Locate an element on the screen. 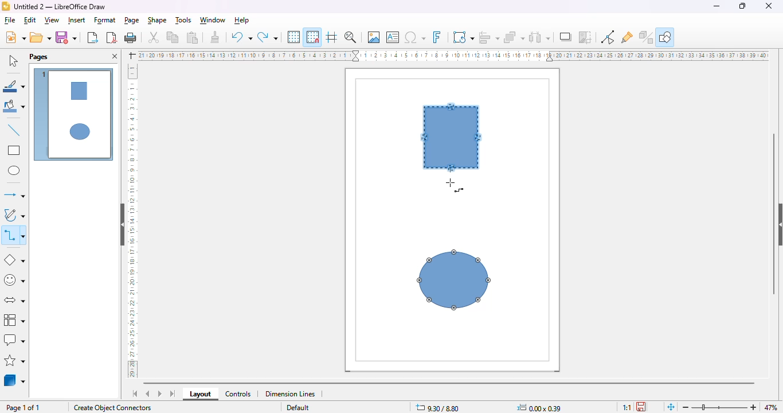 Image resolution: width=783 pixels, height=413 pixels. insert is located at coordinates (76, 20).